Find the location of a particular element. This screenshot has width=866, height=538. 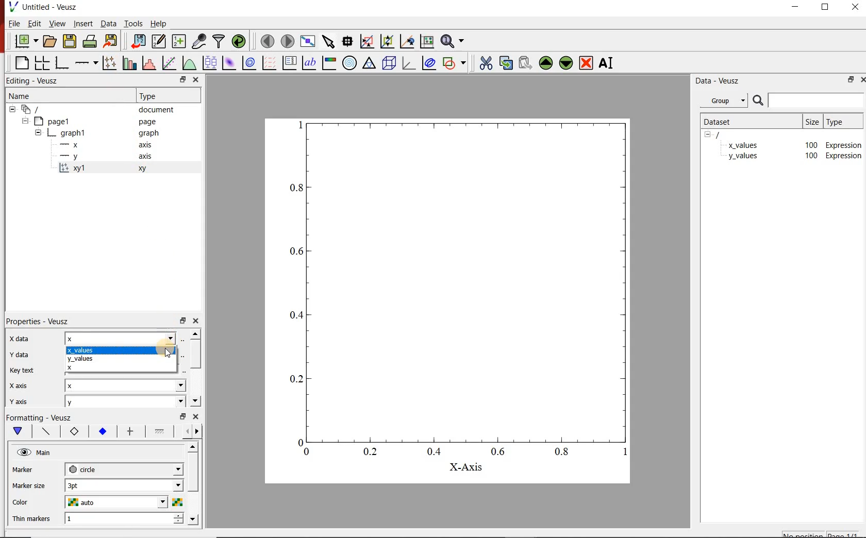

dataset is located at coordinates (725, 122).